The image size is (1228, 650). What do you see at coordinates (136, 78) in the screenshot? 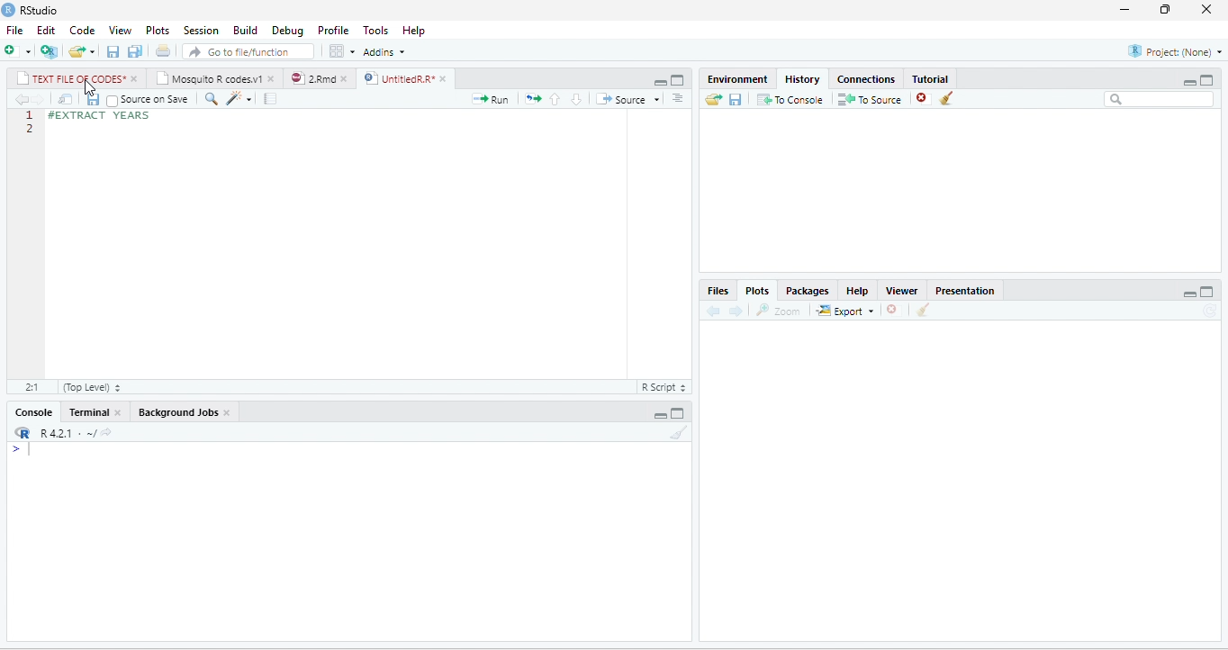
I see `close` at bounding box center [136, 78].